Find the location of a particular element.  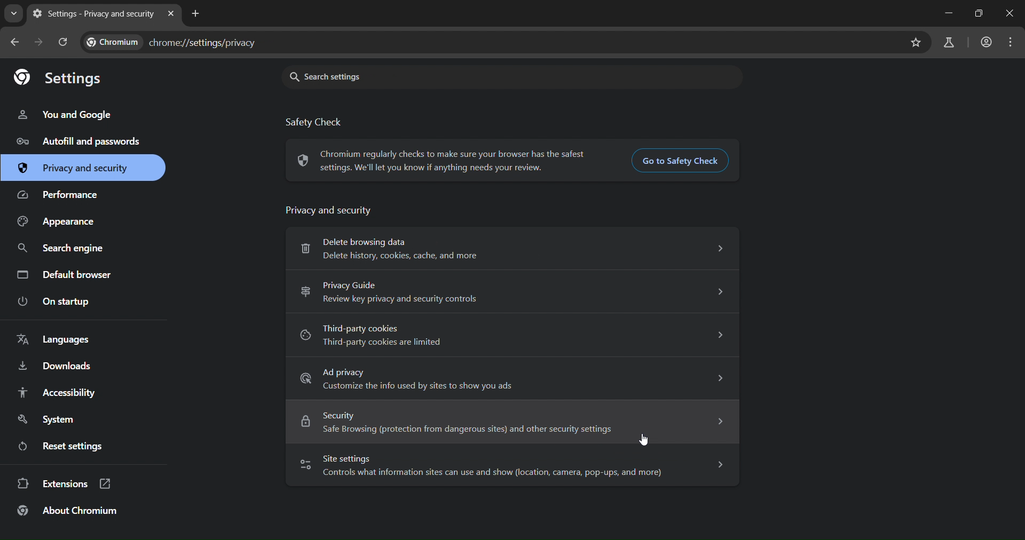

chromium regularly checks to make sure your browser has the safest settings. We'll let you know if anything needs your review is located at coordinates (441, 159).